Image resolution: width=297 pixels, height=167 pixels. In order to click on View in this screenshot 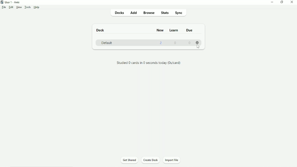, I will do `click(19, 7)`.